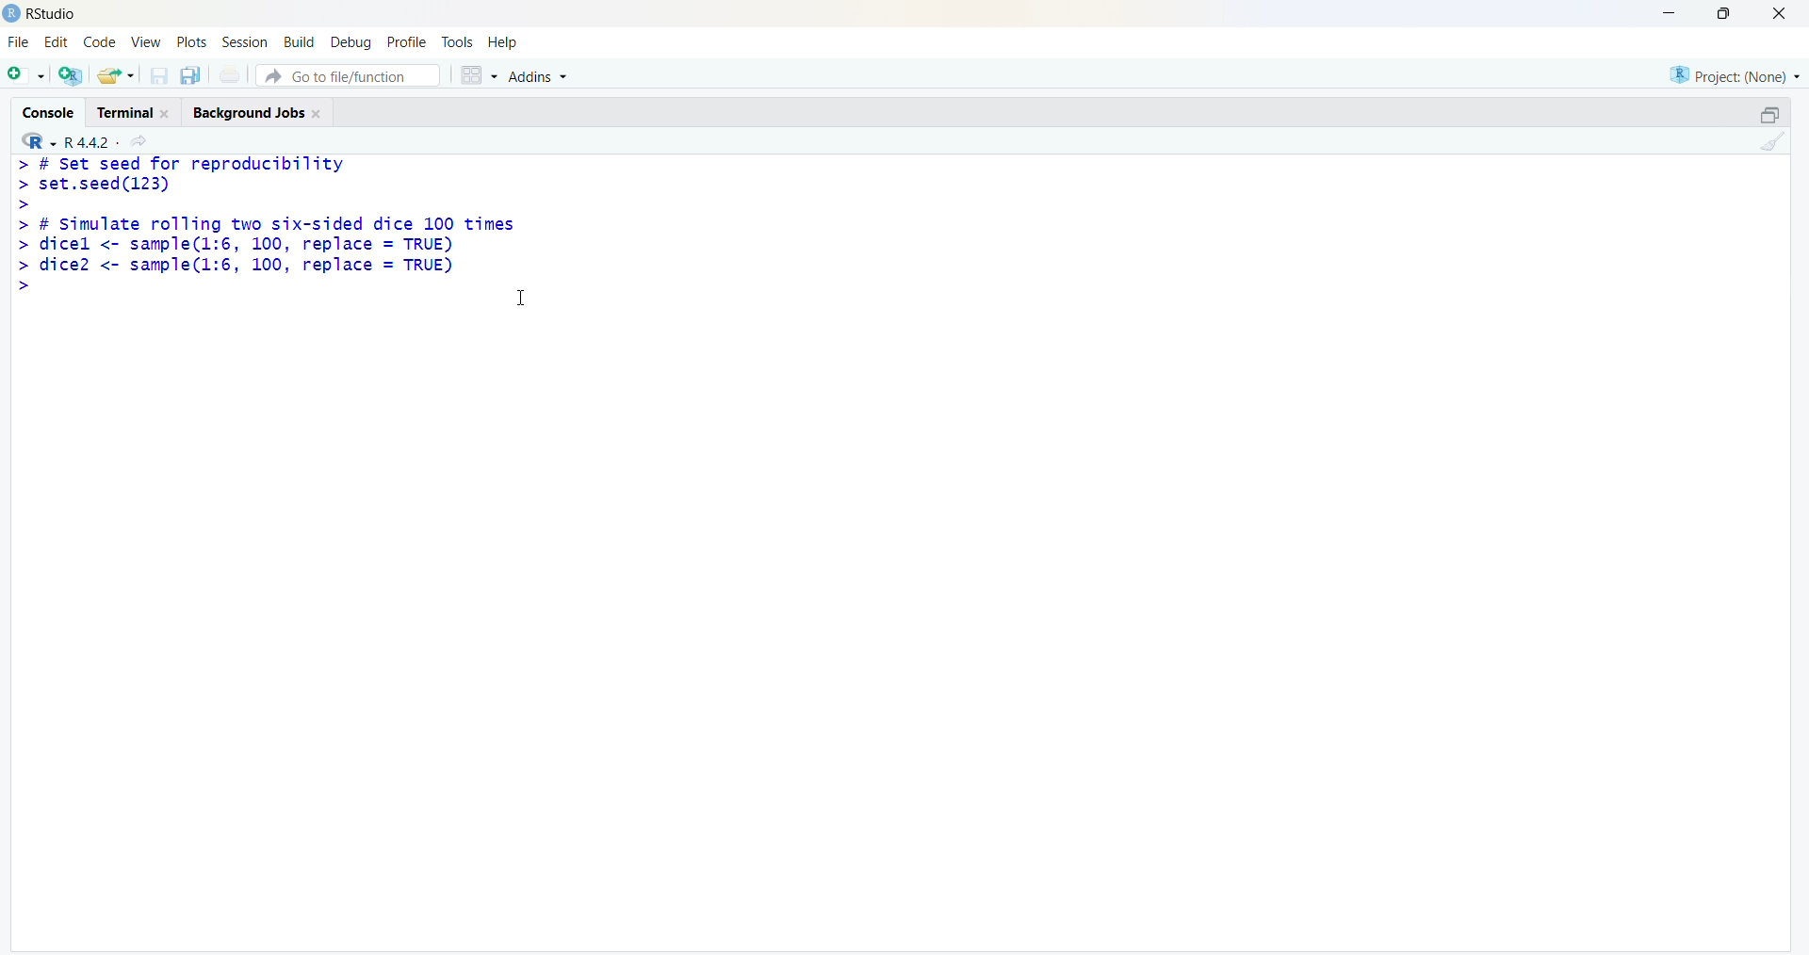 Image resolution: width=1809 pixels, height=955 pixels. What do you see at coordinates (166, 114) in the screenshot?
I see `close` at bounding box center [166, 114].